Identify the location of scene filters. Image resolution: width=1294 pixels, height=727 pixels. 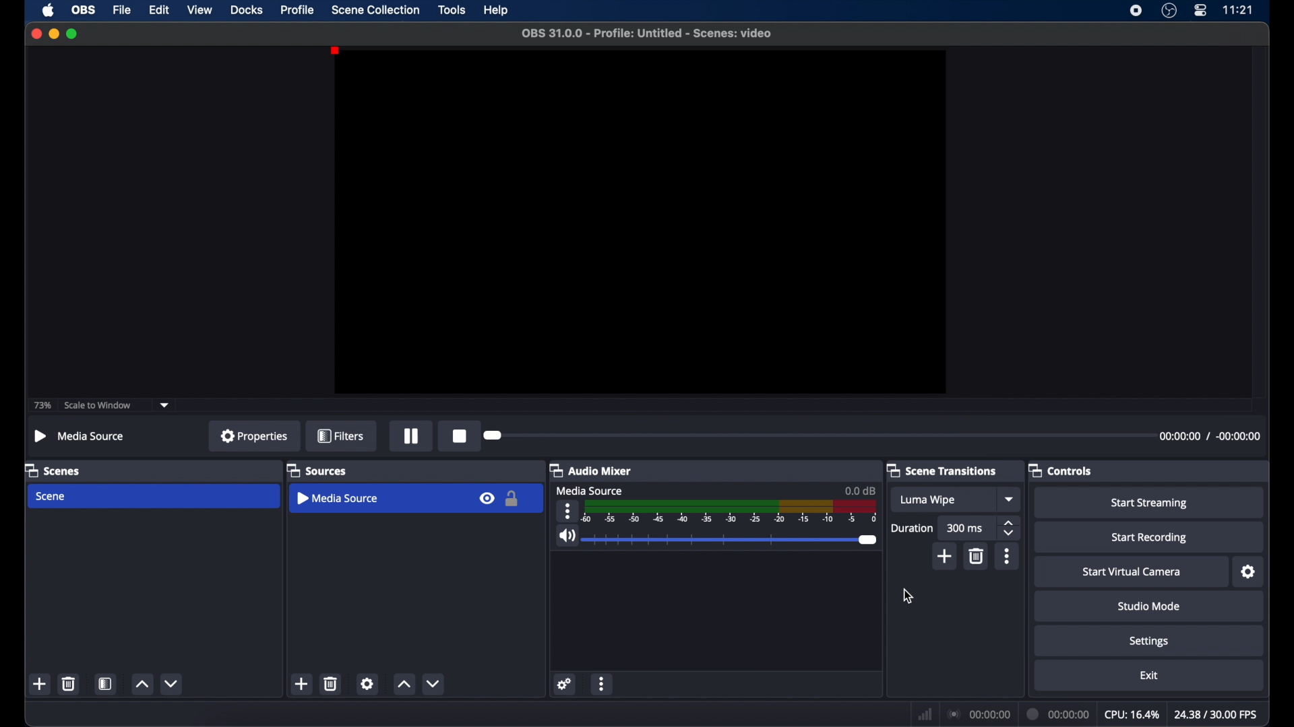
(106, 684).